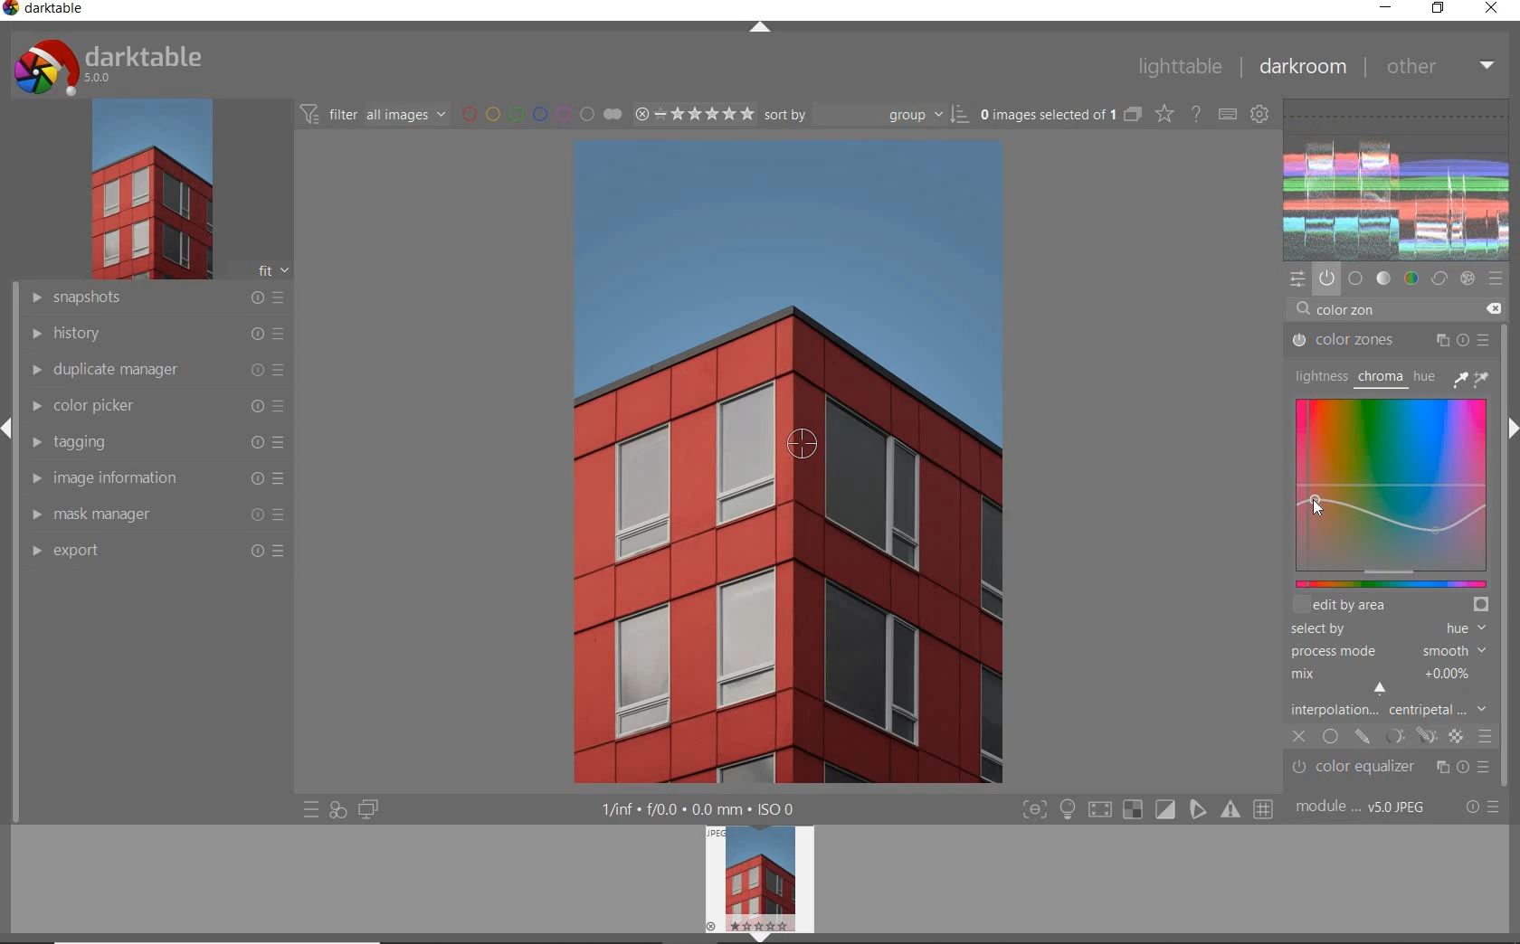  Describe the element at coordinates (1388, 492) in the screenshot. I see `MAP` at that location.